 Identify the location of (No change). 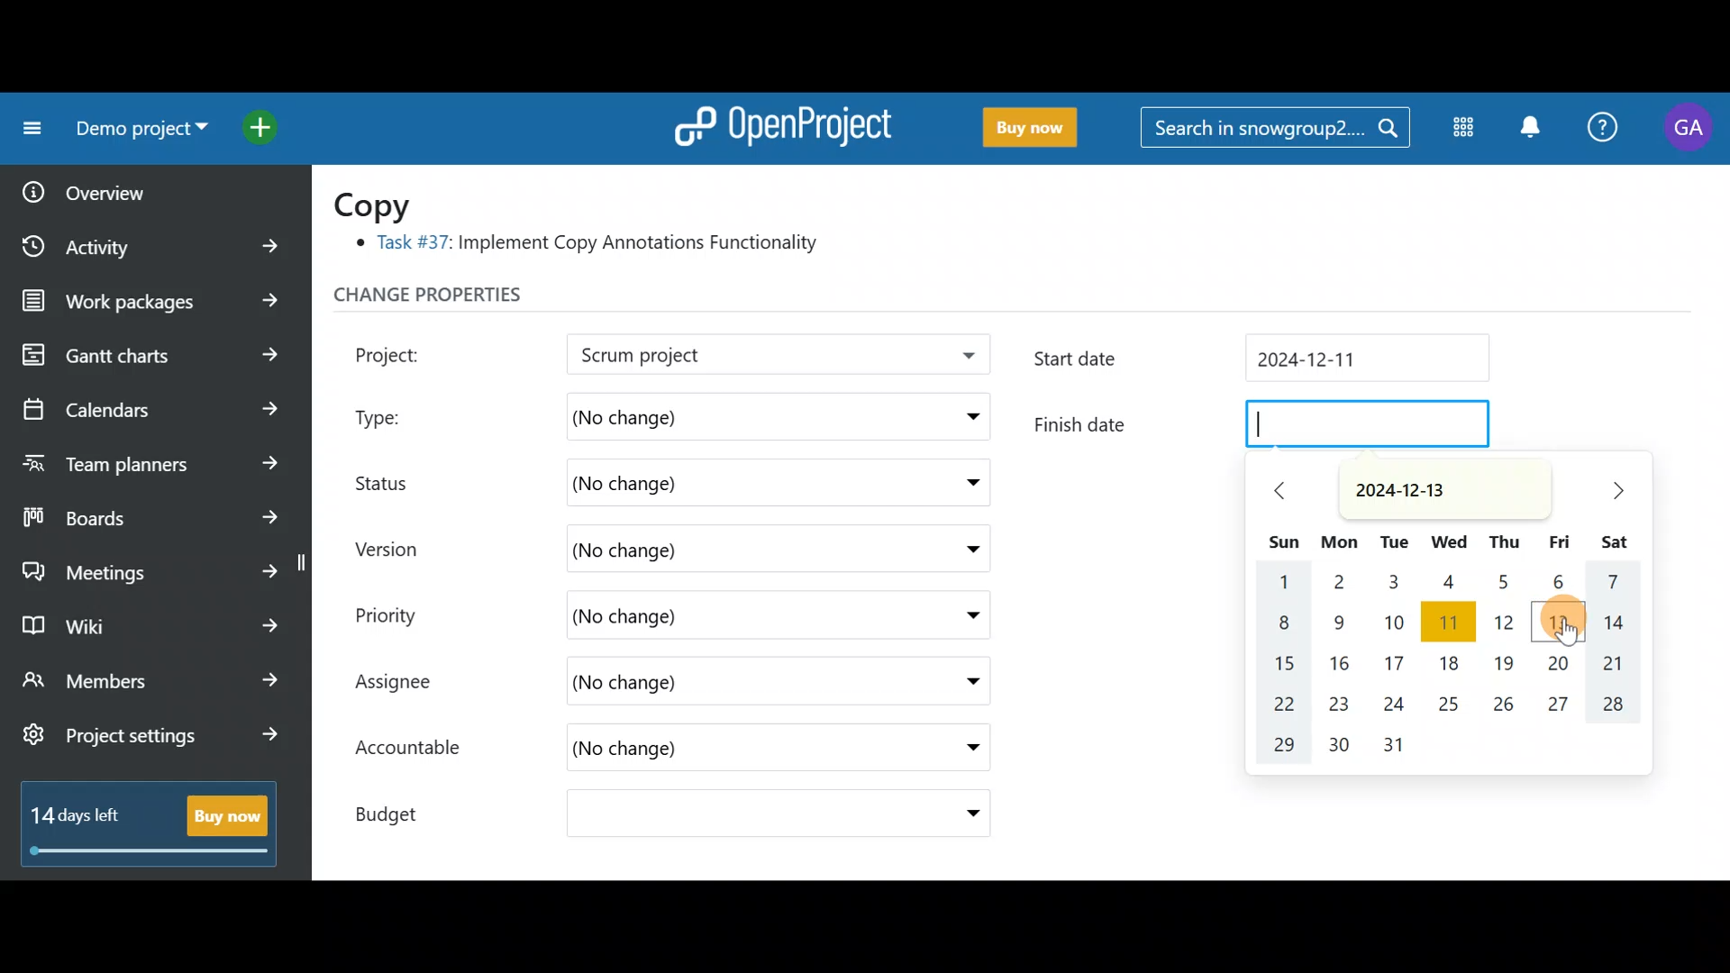
(681, 615).